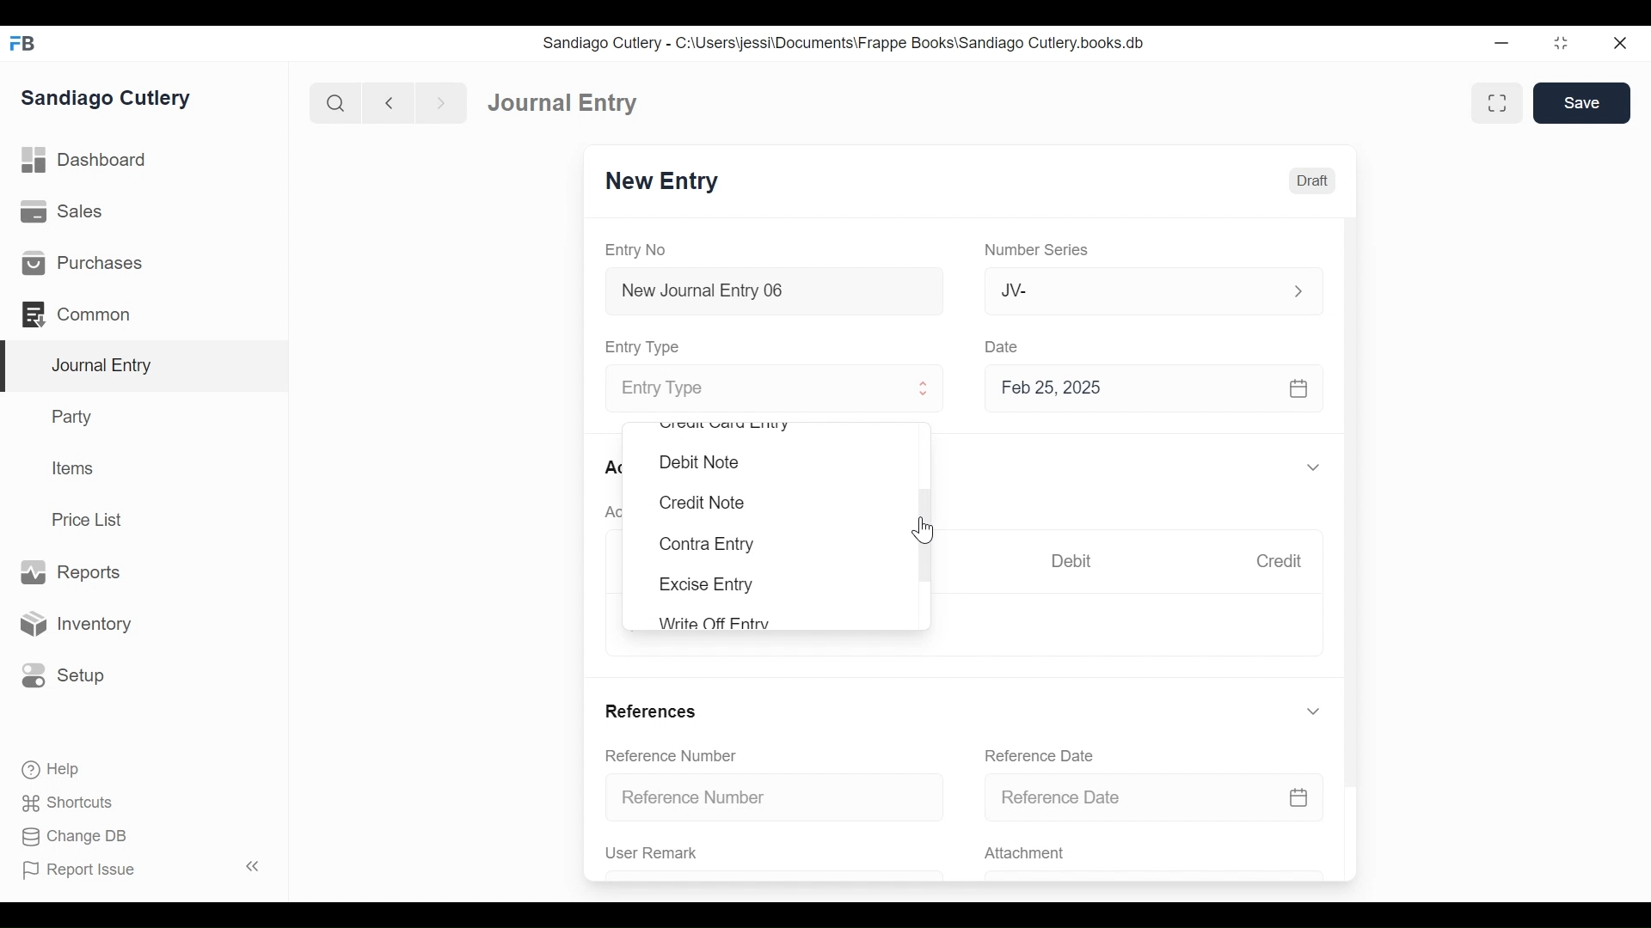 The width and height of the screenshot is (1651, 928). I want to click on Save, so click(1581, 102).